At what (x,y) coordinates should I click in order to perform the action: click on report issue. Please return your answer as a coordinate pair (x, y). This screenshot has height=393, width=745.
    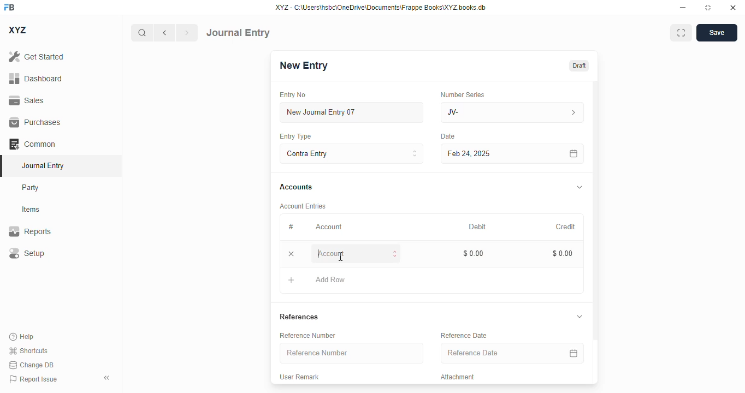
    Looking at the image, I should click on (33, 379).